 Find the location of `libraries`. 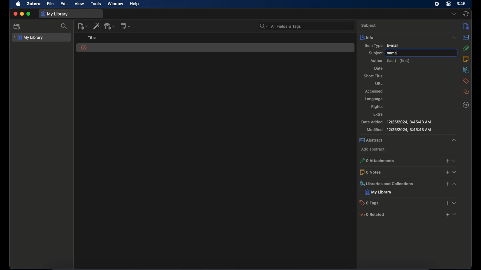

libraries is located at coordinates (409, 183).